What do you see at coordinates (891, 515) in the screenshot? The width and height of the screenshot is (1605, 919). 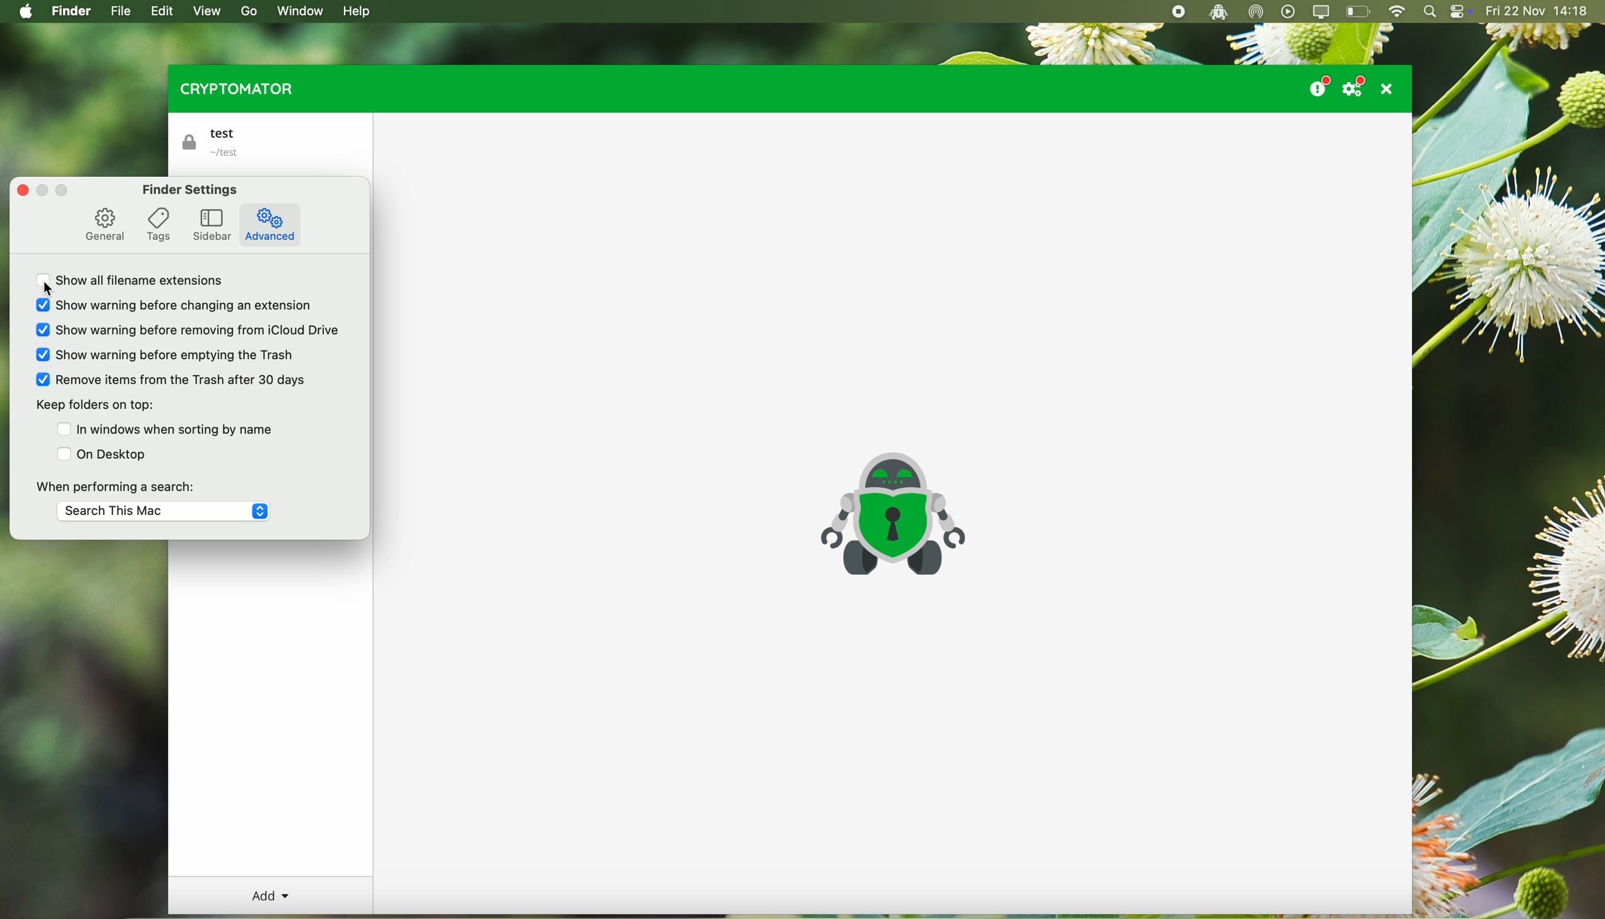 I see `cryptomator icon` at bounding box center [891, 515].